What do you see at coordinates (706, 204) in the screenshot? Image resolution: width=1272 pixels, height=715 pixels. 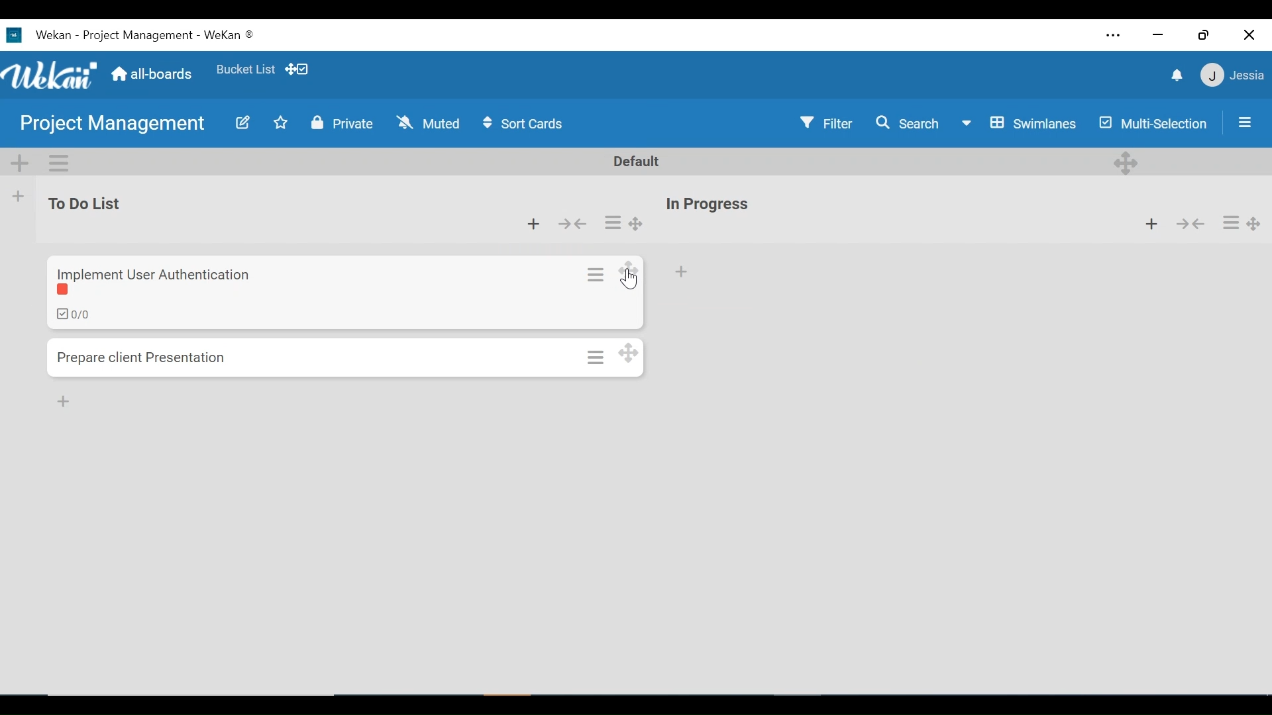 I see `In progress` at bounding box center [706, 204].